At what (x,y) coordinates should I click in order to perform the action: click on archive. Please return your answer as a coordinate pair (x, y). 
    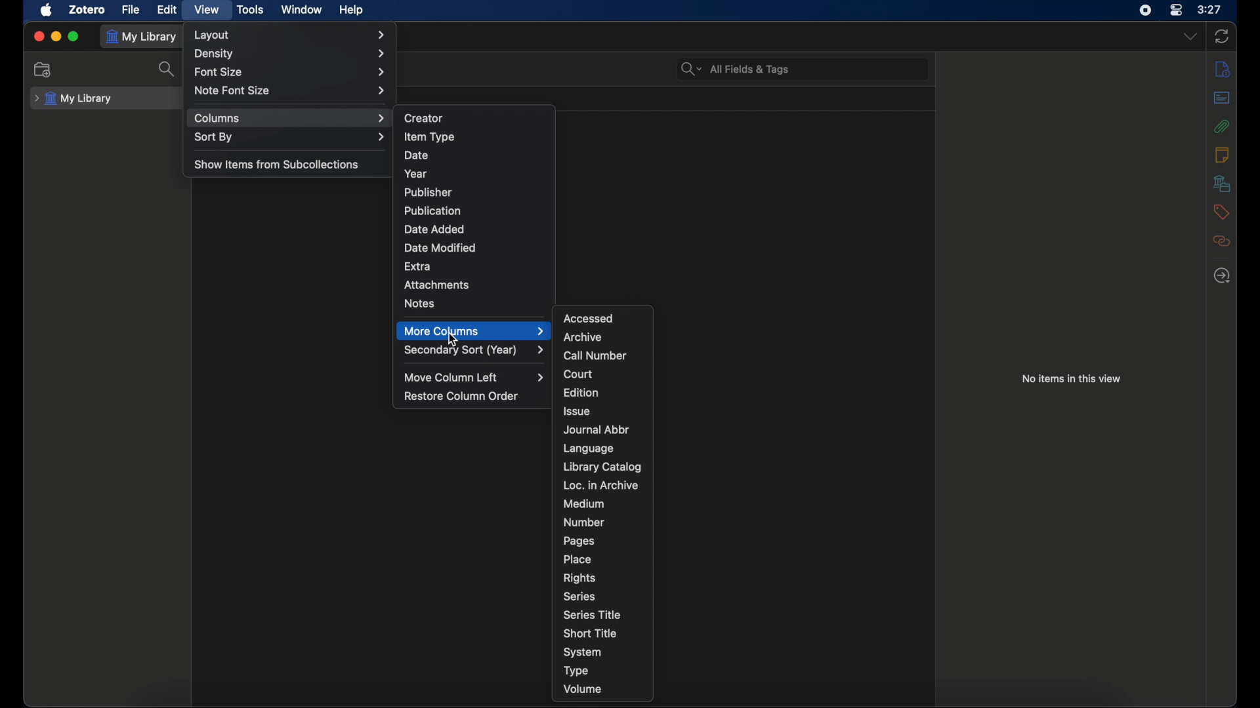
    Looking at the image, I should click on (582, 338).